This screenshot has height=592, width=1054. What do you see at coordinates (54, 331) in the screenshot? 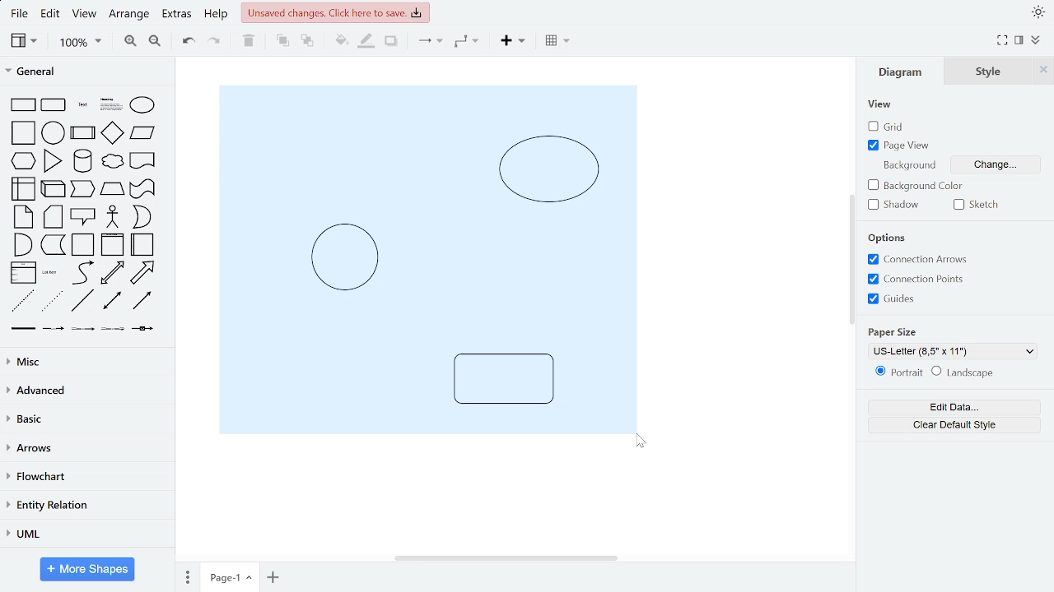
I see `Connector with label` at bounding box center [54, 331].